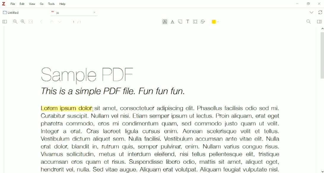  I want to click on cursor, so click(93, 109).